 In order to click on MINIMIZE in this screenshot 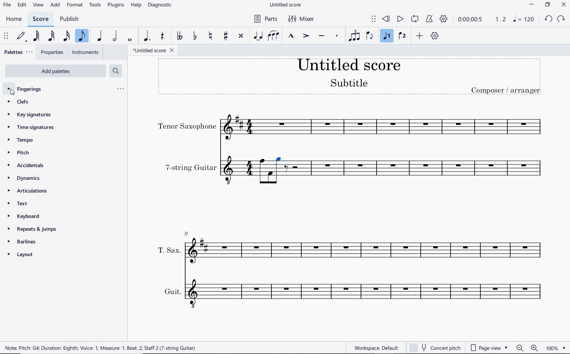, I will do `click(532, 5)`.